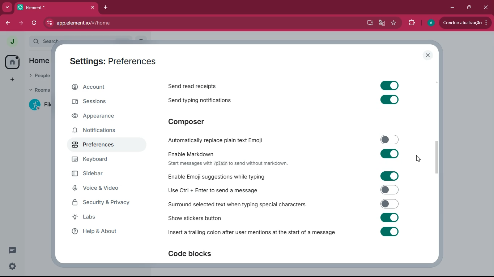  Describe the element at coordinates (367, 23) in the screenshot. I see `desktop` at that location.